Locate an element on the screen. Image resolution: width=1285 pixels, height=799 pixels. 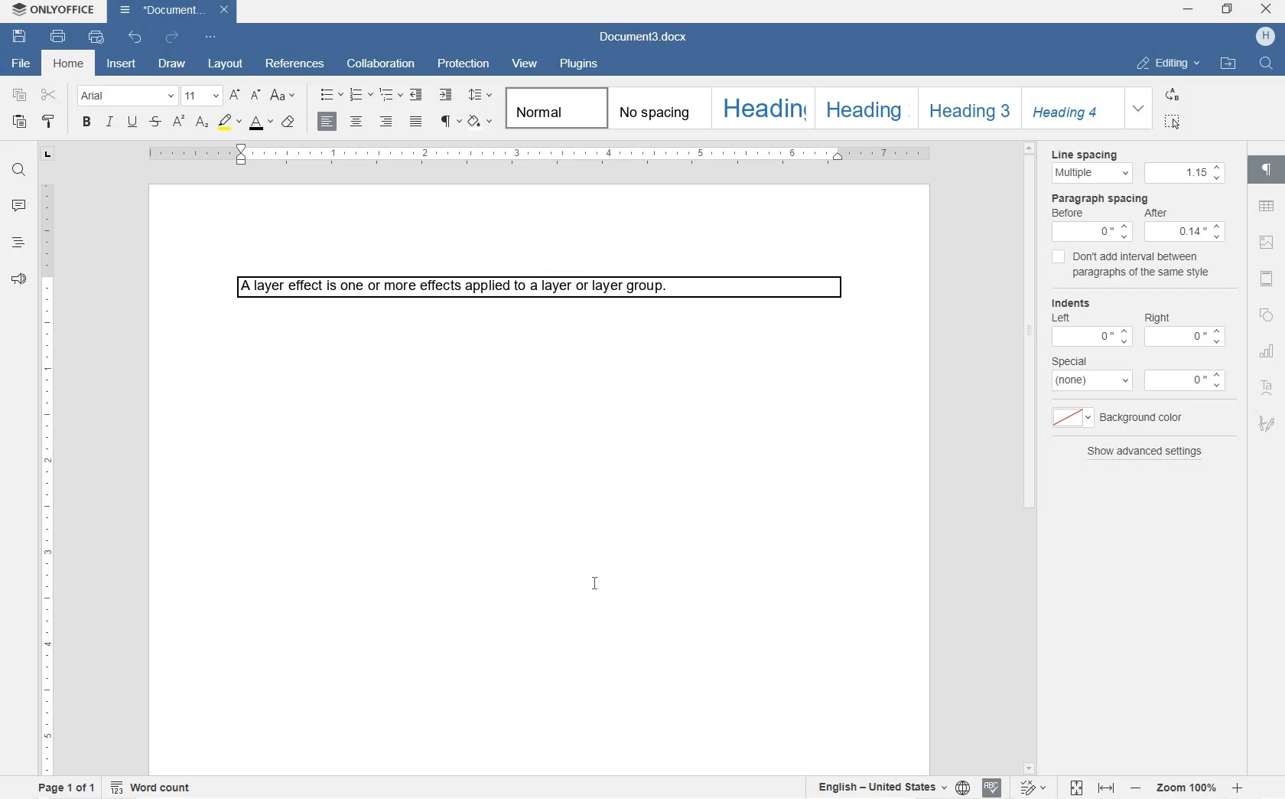
TEXT ART is located at coordinates (1267, 387).